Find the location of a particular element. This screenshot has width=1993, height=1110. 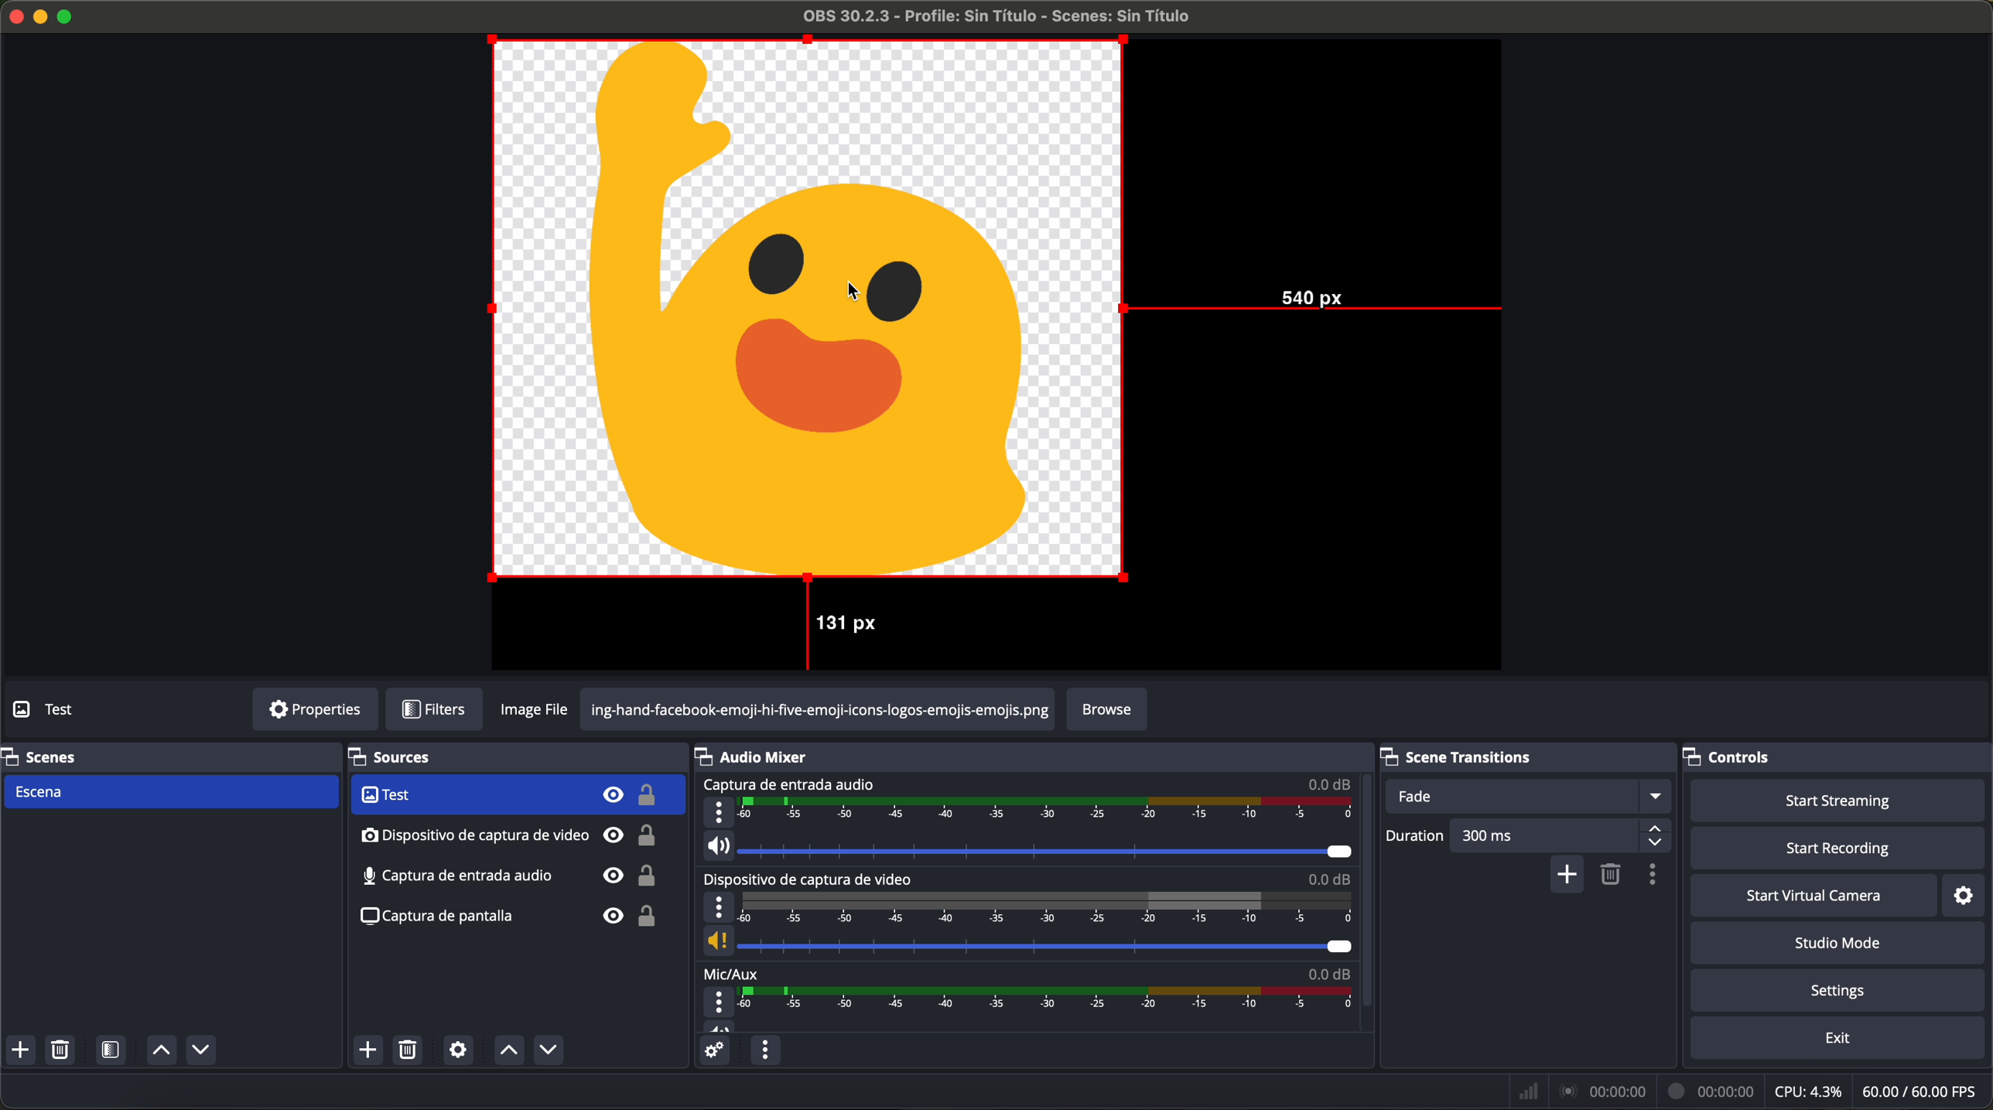

scroll down is located at coordinates (1369, 875).